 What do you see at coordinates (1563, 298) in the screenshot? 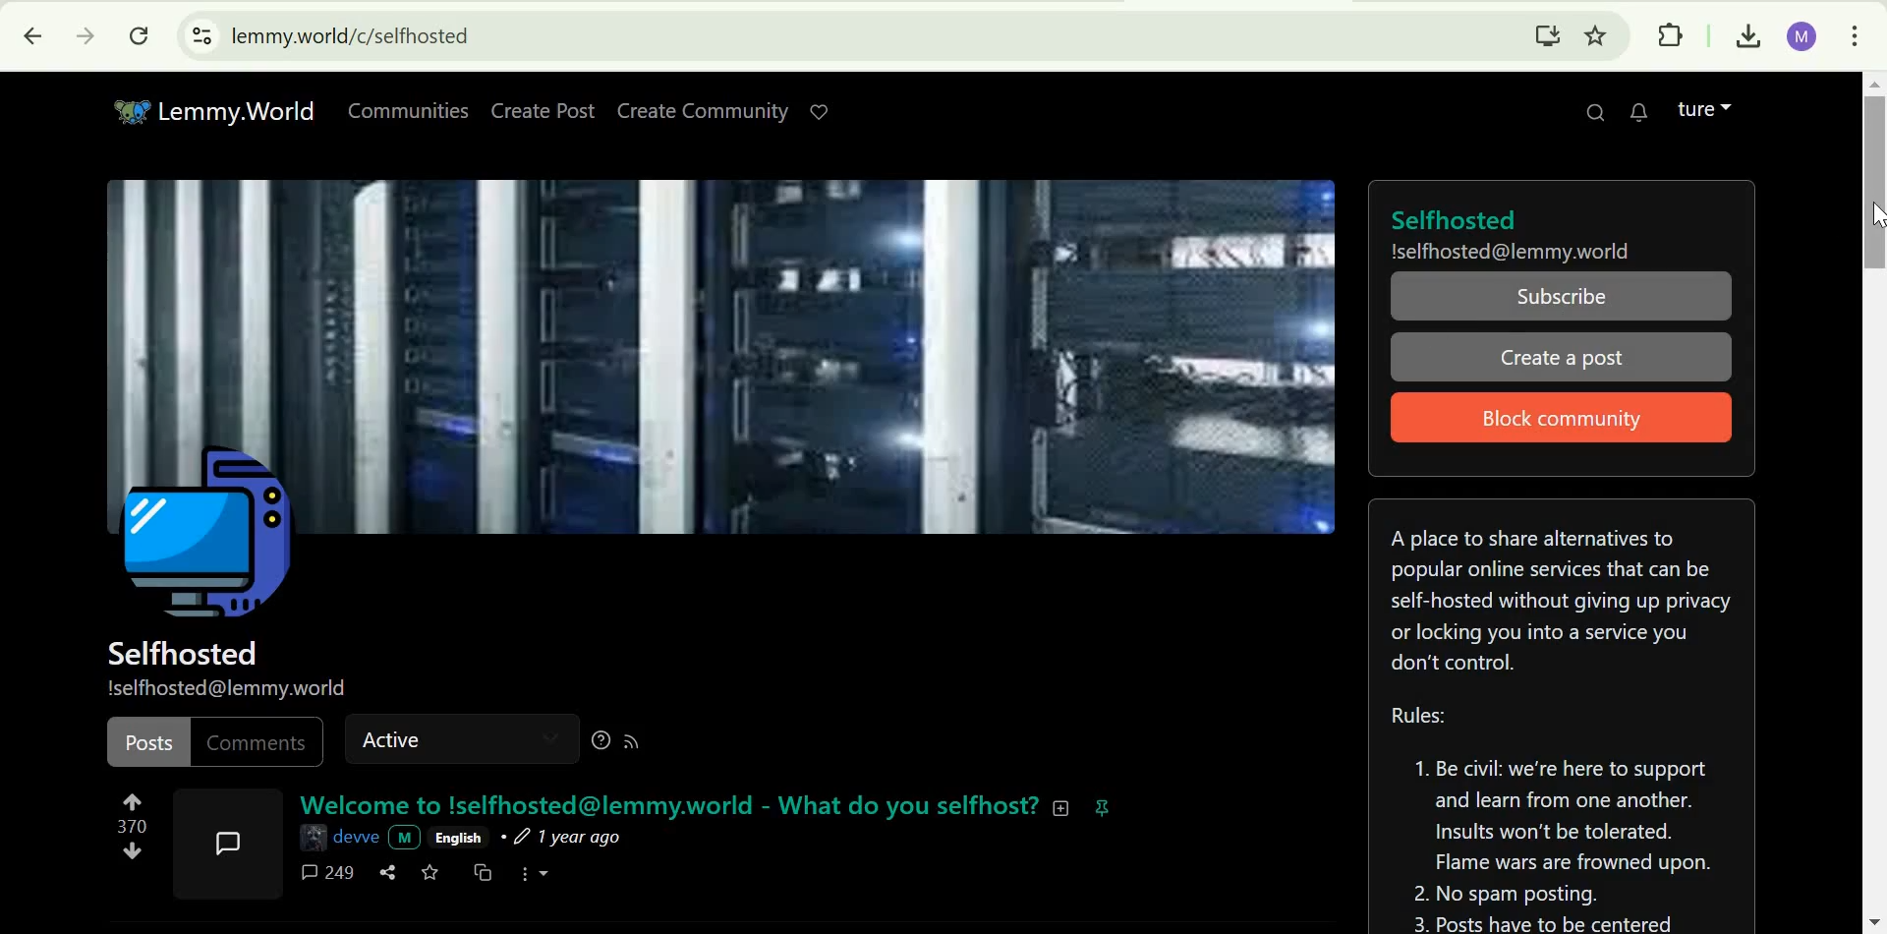
I see `Subscribe` at bounding box center [1563, 298].